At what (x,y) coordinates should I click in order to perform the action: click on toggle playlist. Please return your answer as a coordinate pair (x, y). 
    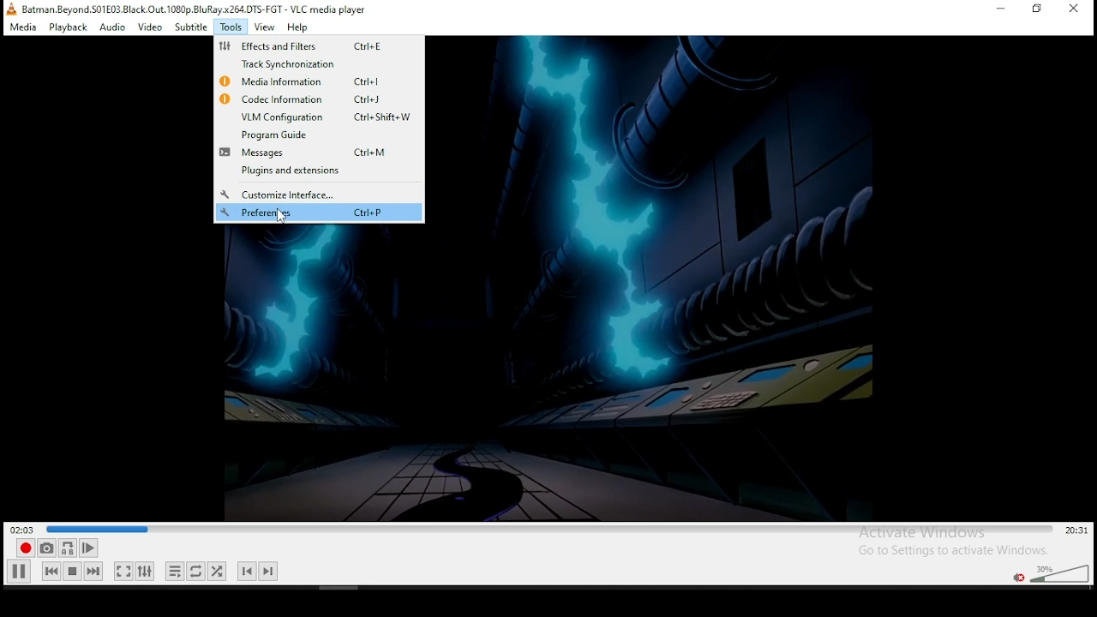
    Looking at the image, I should click on (175, 572).